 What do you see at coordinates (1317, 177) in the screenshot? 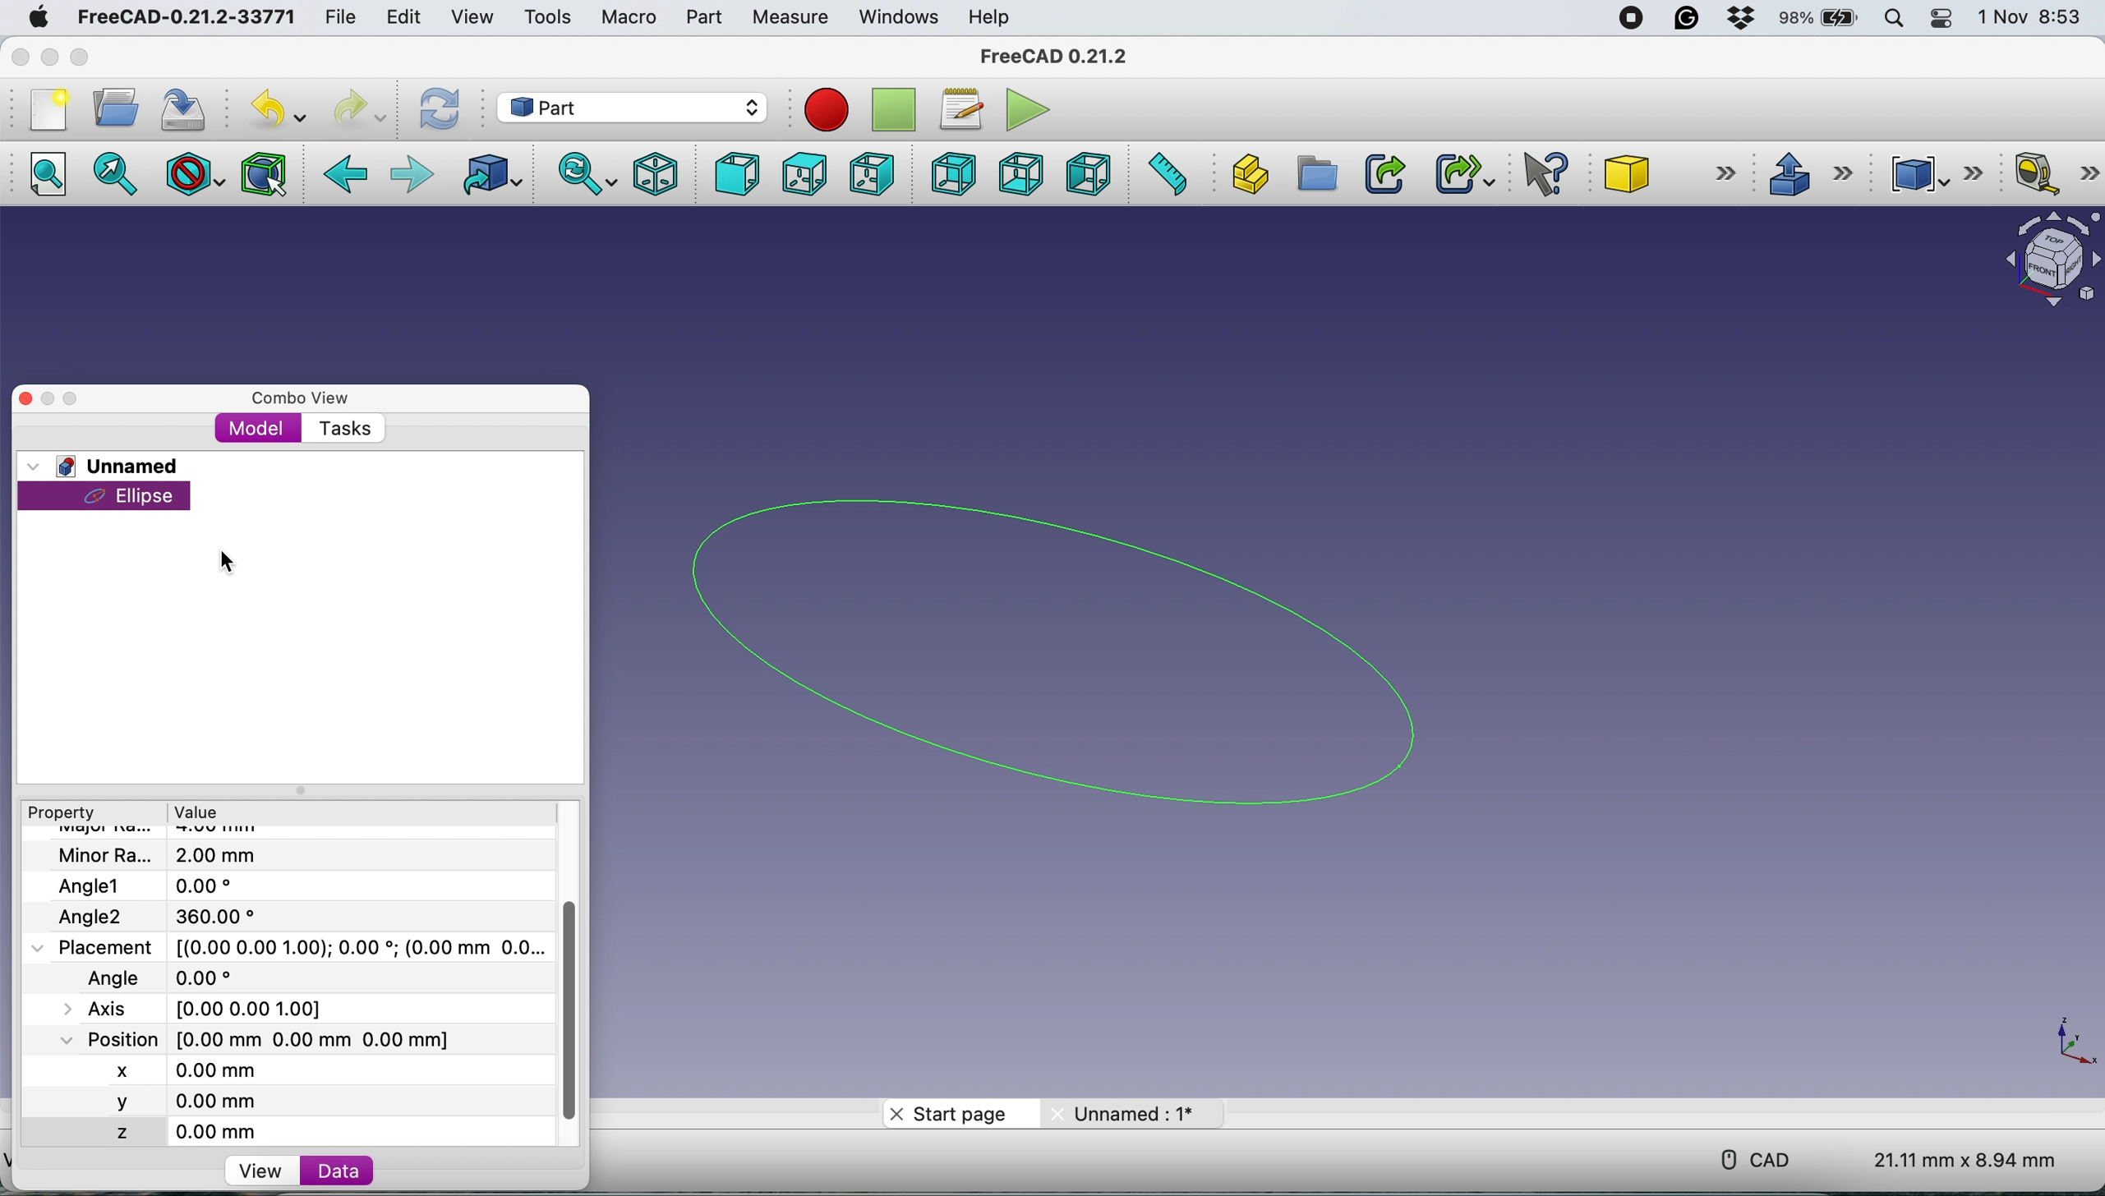
I see `create group` at bounding box center [1317, 177].